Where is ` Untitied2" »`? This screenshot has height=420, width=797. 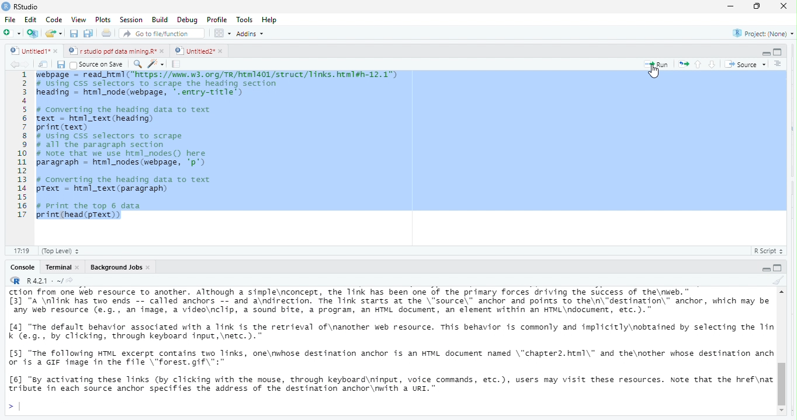  Untitied2" » is located at coordinates (197, 51).